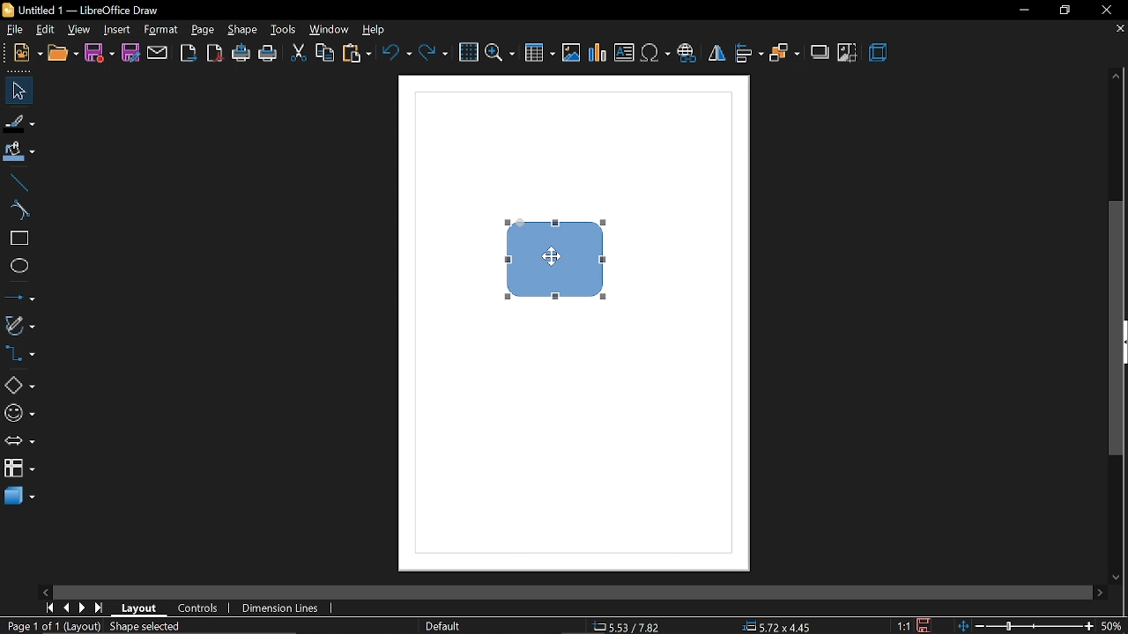  Describe the element at coordinates (1107, 10) in the screenshot. I see `close` at that location.